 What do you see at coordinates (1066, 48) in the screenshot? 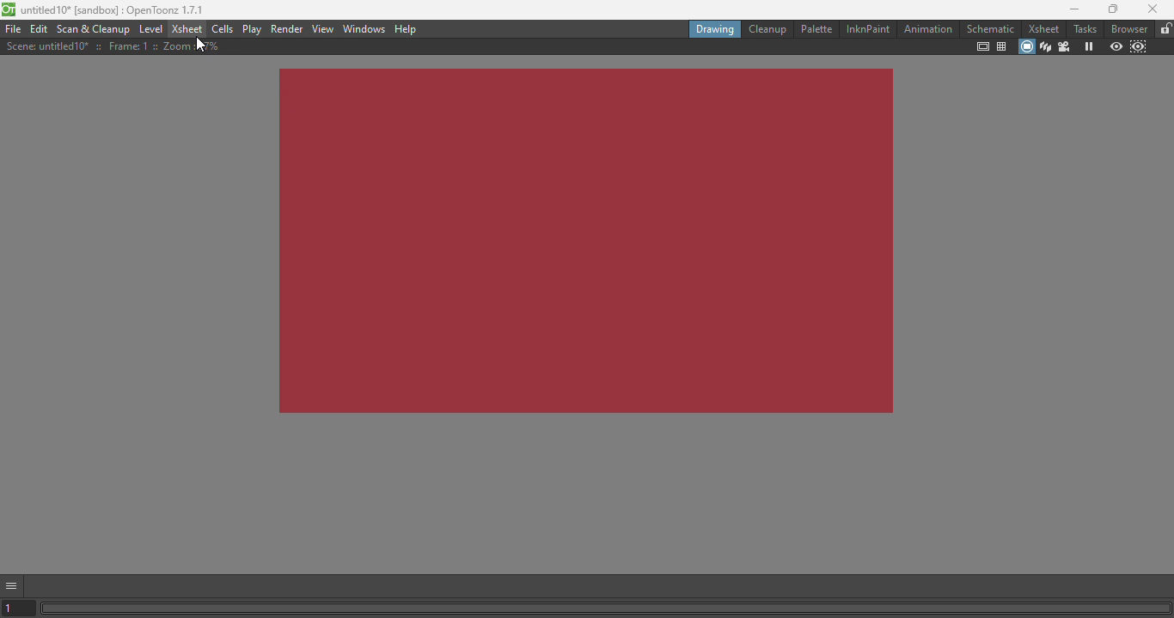
I see `Camera view` at bounding box center [1066, 48].